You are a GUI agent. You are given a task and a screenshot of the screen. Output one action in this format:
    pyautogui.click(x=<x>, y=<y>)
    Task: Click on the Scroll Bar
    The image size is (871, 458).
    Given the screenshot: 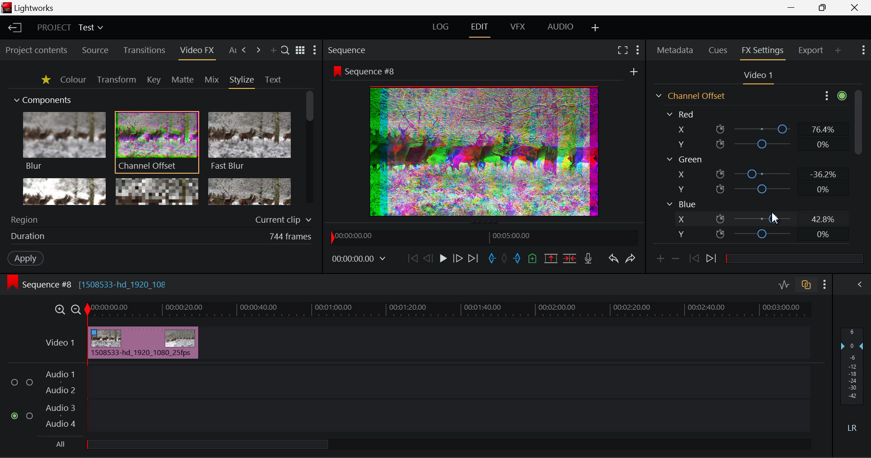 What is the action you would take?
    pyautogui.click(x=858, y=169)
    